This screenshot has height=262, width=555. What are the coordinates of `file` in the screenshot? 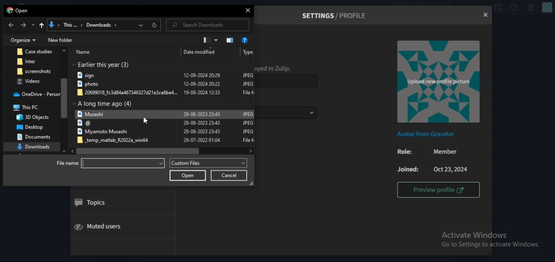 It's located at (166, 114).